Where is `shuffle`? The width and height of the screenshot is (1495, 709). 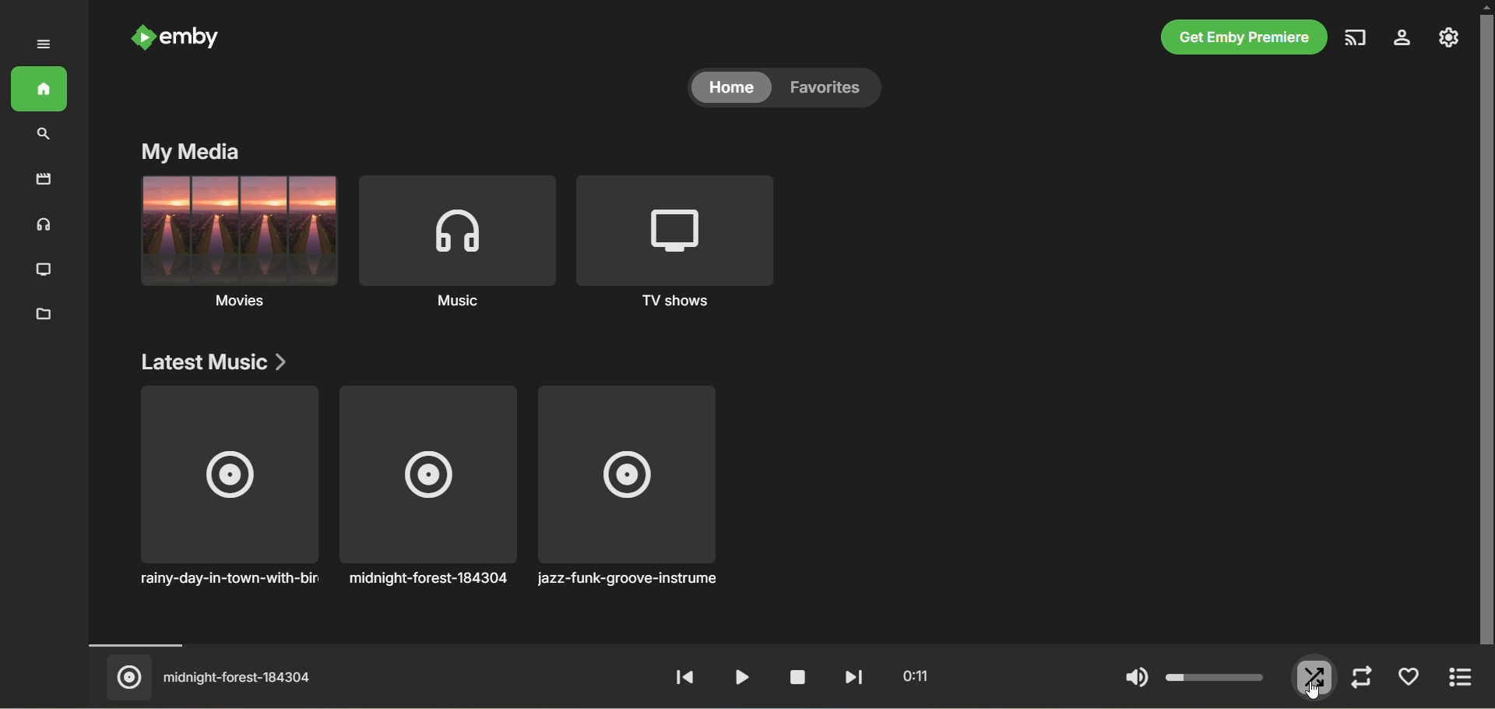 shuffle is located at coordinates (1316, 679).